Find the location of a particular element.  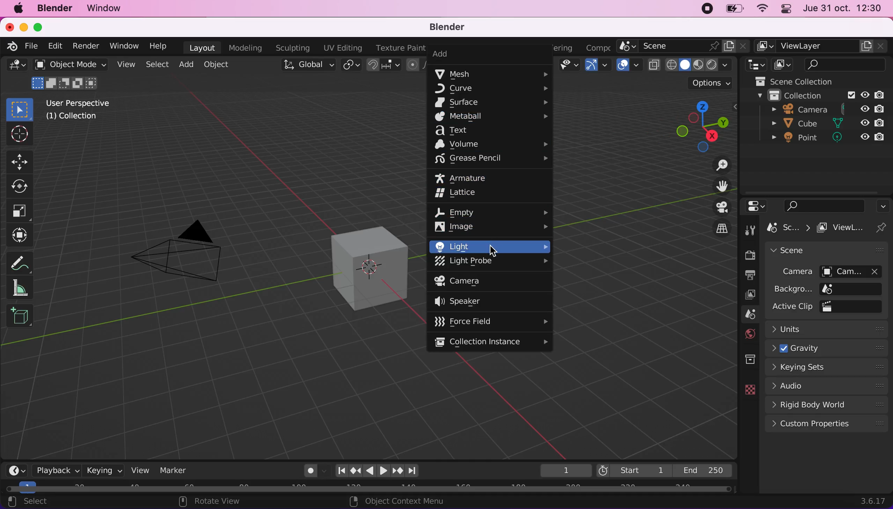

snapping is located at coordinates (383, 66).